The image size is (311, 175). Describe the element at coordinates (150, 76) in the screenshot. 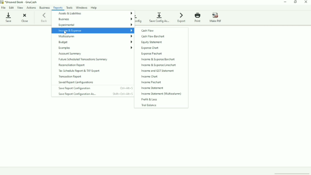

I see `Income Chart` at that location.